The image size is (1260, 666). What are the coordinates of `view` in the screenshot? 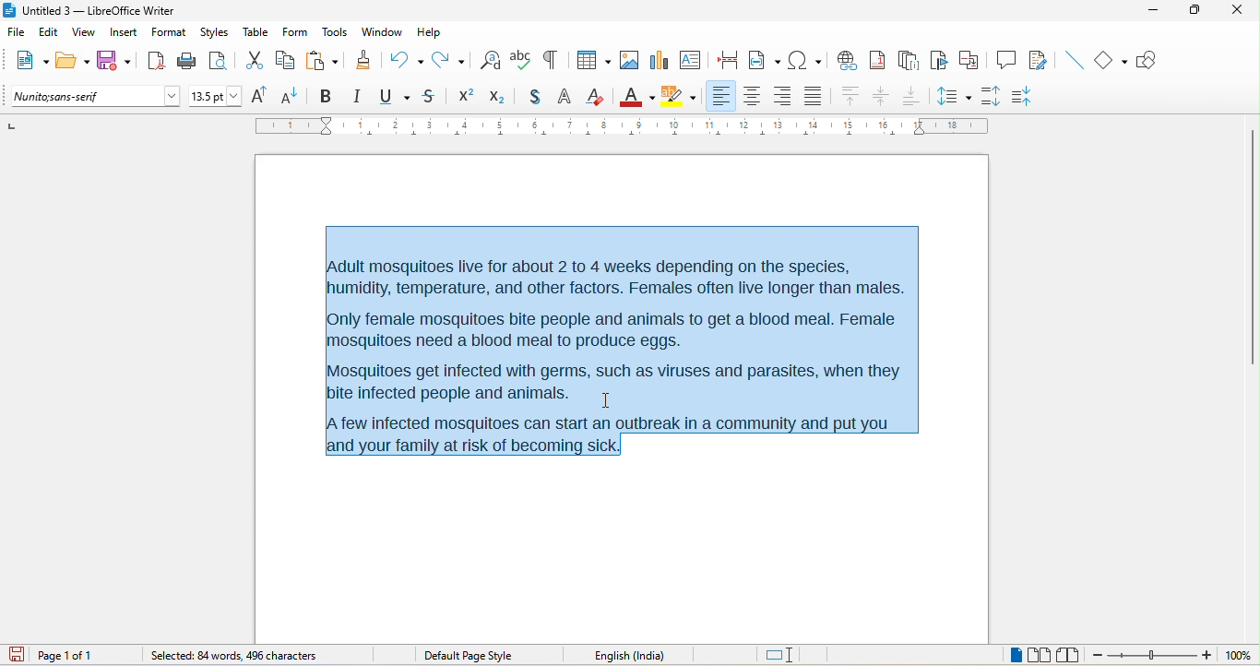 It's located at (84, 35).